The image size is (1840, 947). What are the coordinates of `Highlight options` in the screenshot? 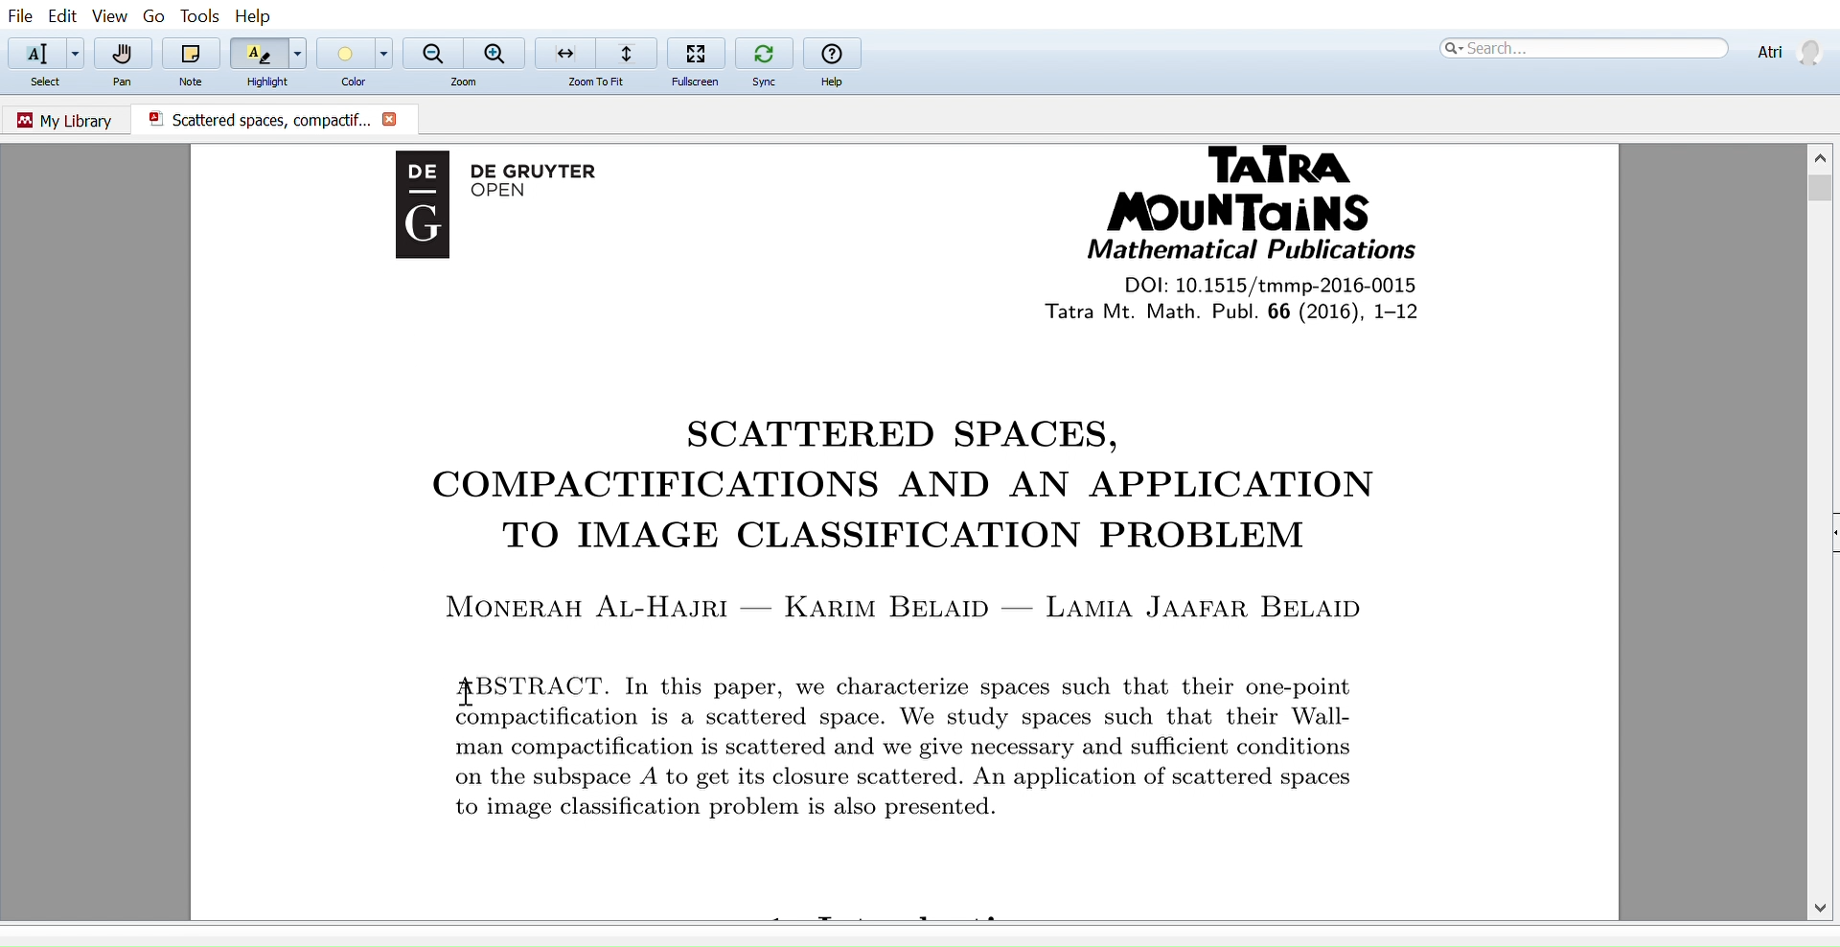 It's located at (302, 53).